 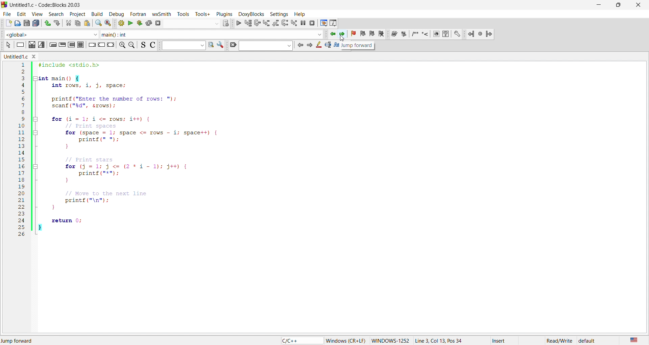 What do you see at coordinates (86, 22) in the screenshot?
I see `paste` at bounding box center [86, 22].